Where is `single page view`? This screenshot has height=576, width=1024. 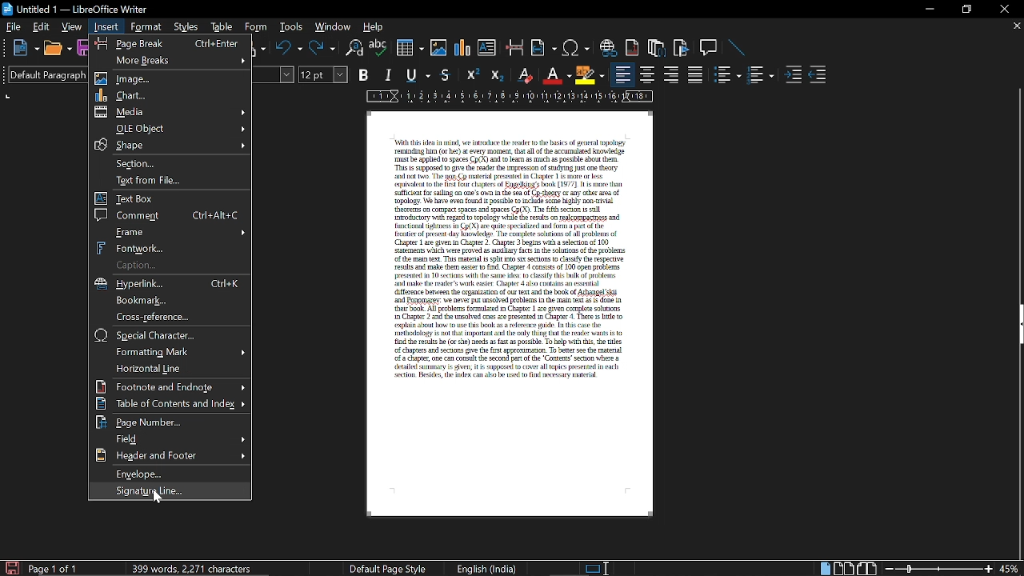
single page view is located at coordinates (824, 569).